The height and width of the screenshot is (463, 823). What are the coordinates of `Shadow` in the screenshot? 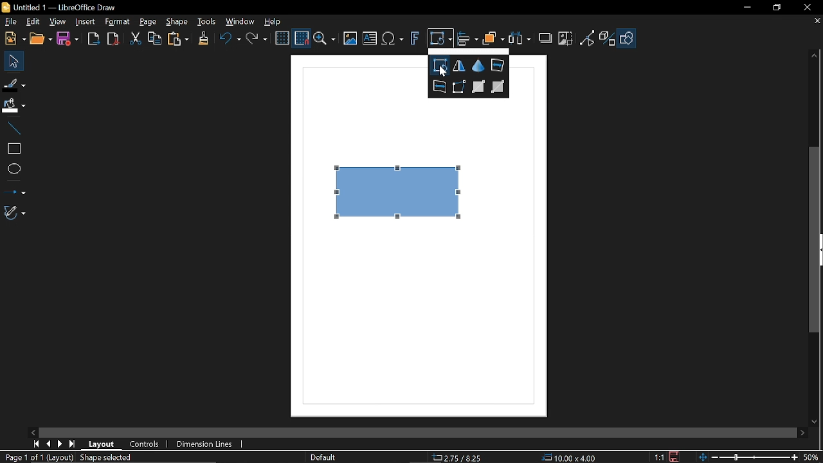 It's located at (547, 37).